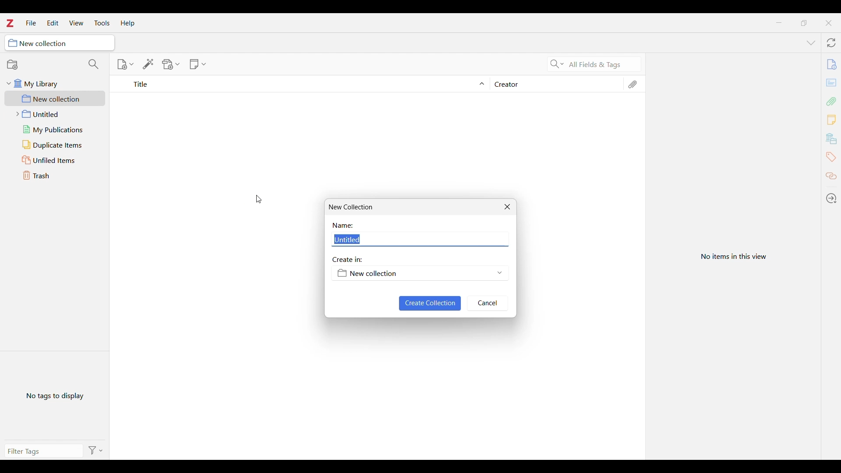  I want to click on Tools menu, so click(102, 23).